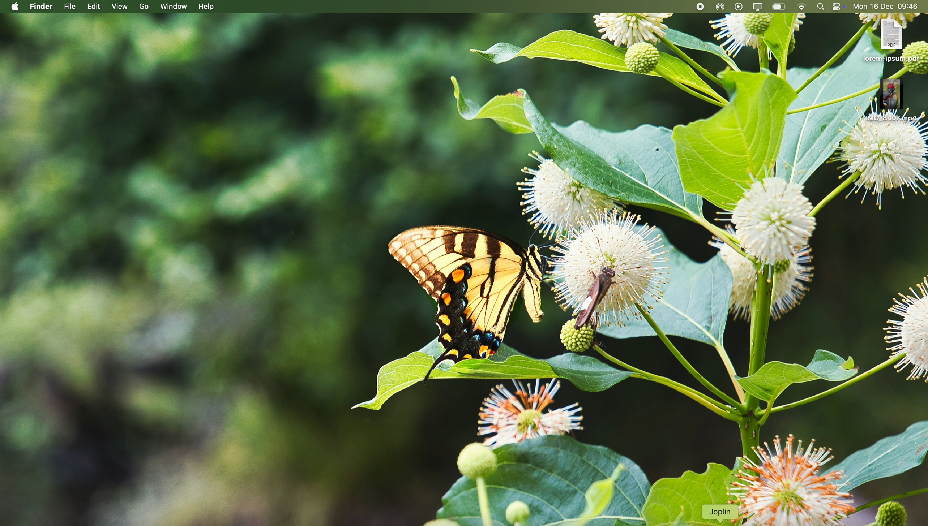 The image size is (928, 526). Describe the element at coordinates (143, 7) in the screenshot. I see `go` at that location.